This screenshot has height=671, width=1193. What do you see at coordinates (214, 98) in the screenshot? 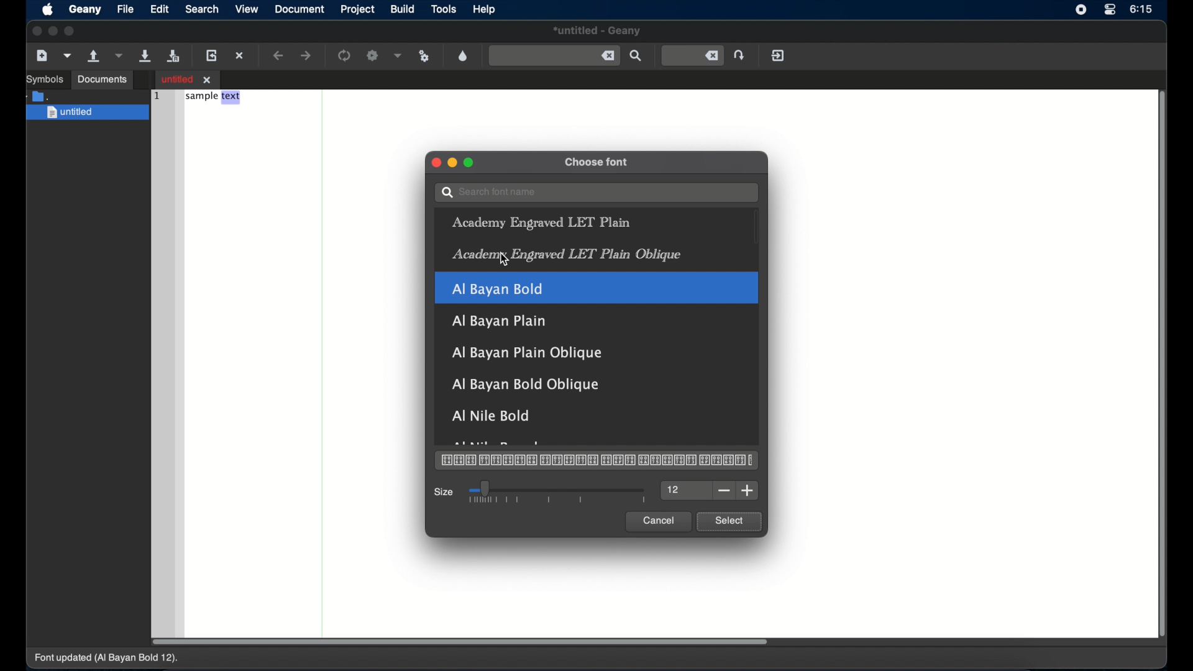
I see `sample text` at bounding box center [214, 98].